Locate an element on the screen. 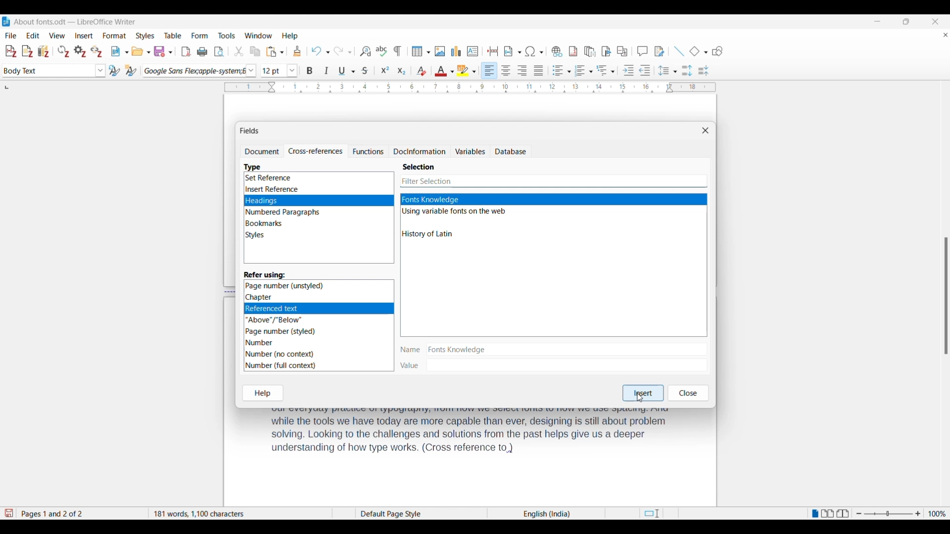 The height and width of the screenshot is (534, 950). Italics is located at coordinates (327, 71).